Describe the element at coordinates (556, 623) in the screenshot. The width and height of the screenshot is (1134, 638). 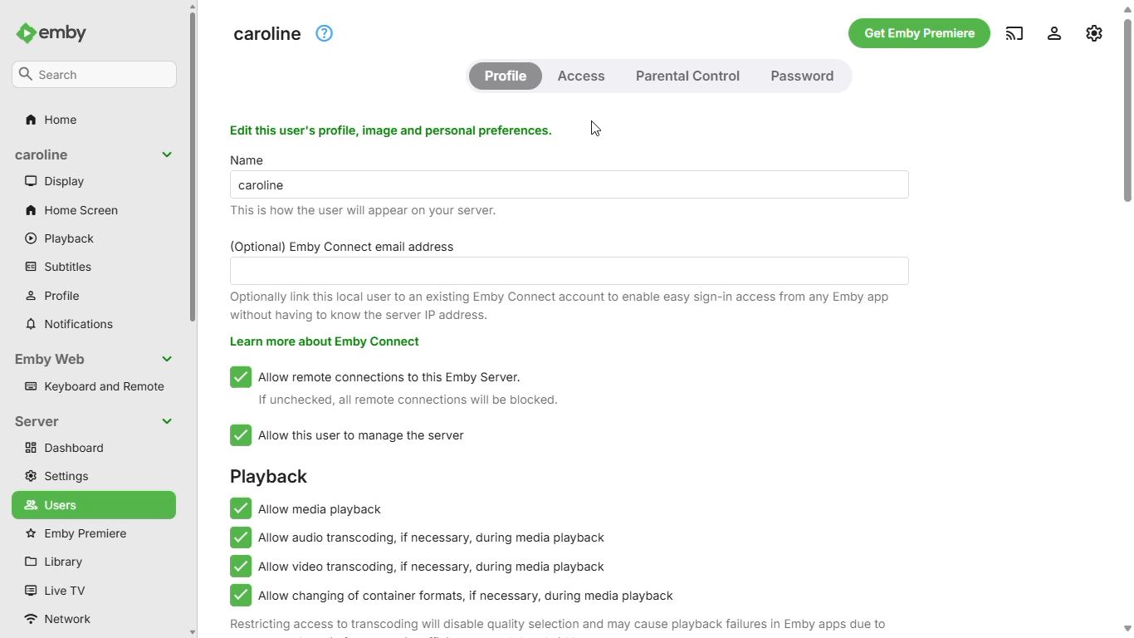
I see `restricting access to transcoding will disable quality selection and may cause playback failures in emby apps due to` at that location.